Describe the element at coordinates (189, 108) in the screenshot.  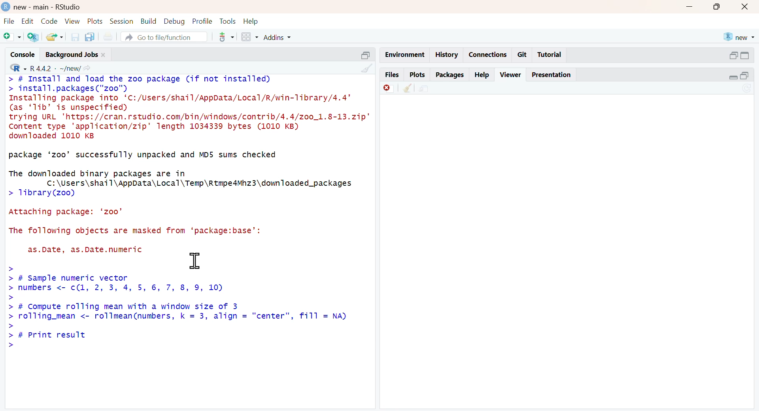
I see `> # Install and Toad the zoo package (if not installed)

> install.packages ("zoo")

Installing package into ‘C:/Users/shail/AppData/Local/R/win-Tibrary/4.4’

(as ‘1ib’ dis unspecified)

trying URL 'https://cran.rstudio.com/bin/windows/contrib/4.4/zo0_1.8-13.zip"
Content type 'application/zip' length 1034339 bytes (1010 KB)

downloaded 1010 KB` at that location.